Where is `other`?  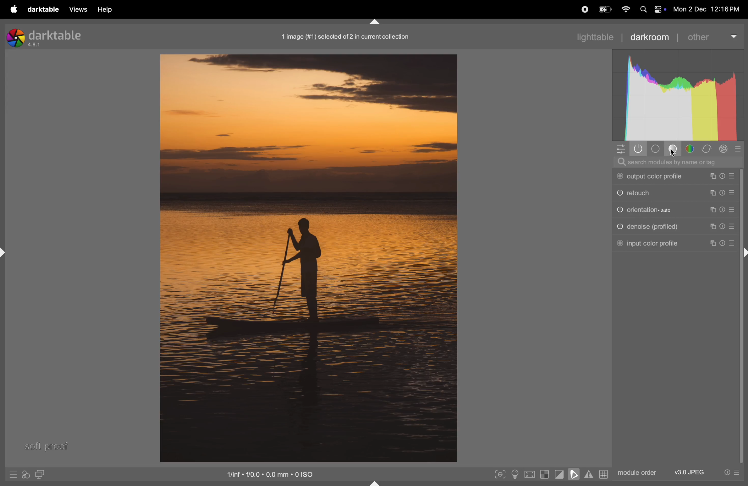
other is located at coordinates (711, 36).